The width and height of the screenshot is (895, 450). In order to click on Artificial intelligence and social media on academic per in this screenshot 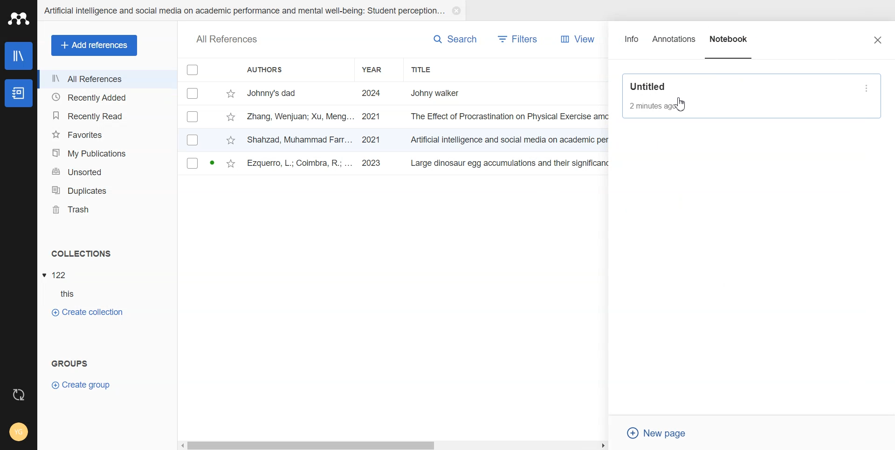, I will do `click(511, 138)`.